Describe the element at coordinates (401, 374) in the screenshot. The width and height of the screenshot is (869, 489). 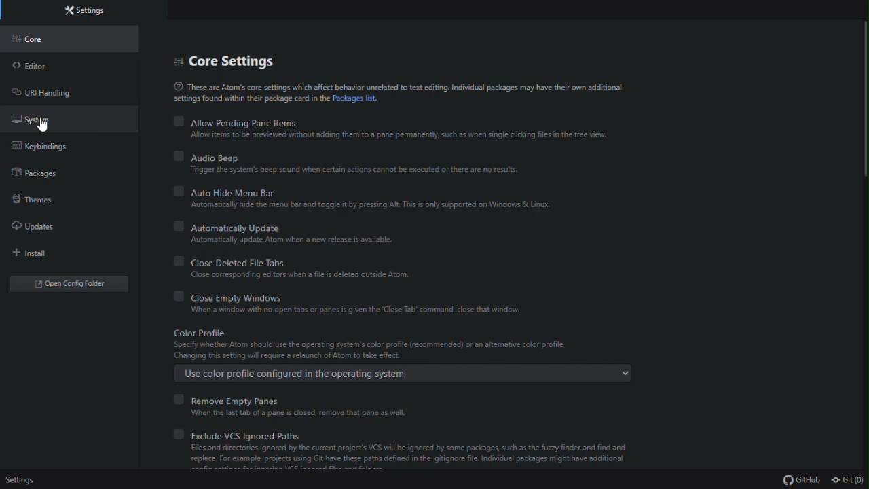
I see `Use color profile configured in the operating system` at that location.